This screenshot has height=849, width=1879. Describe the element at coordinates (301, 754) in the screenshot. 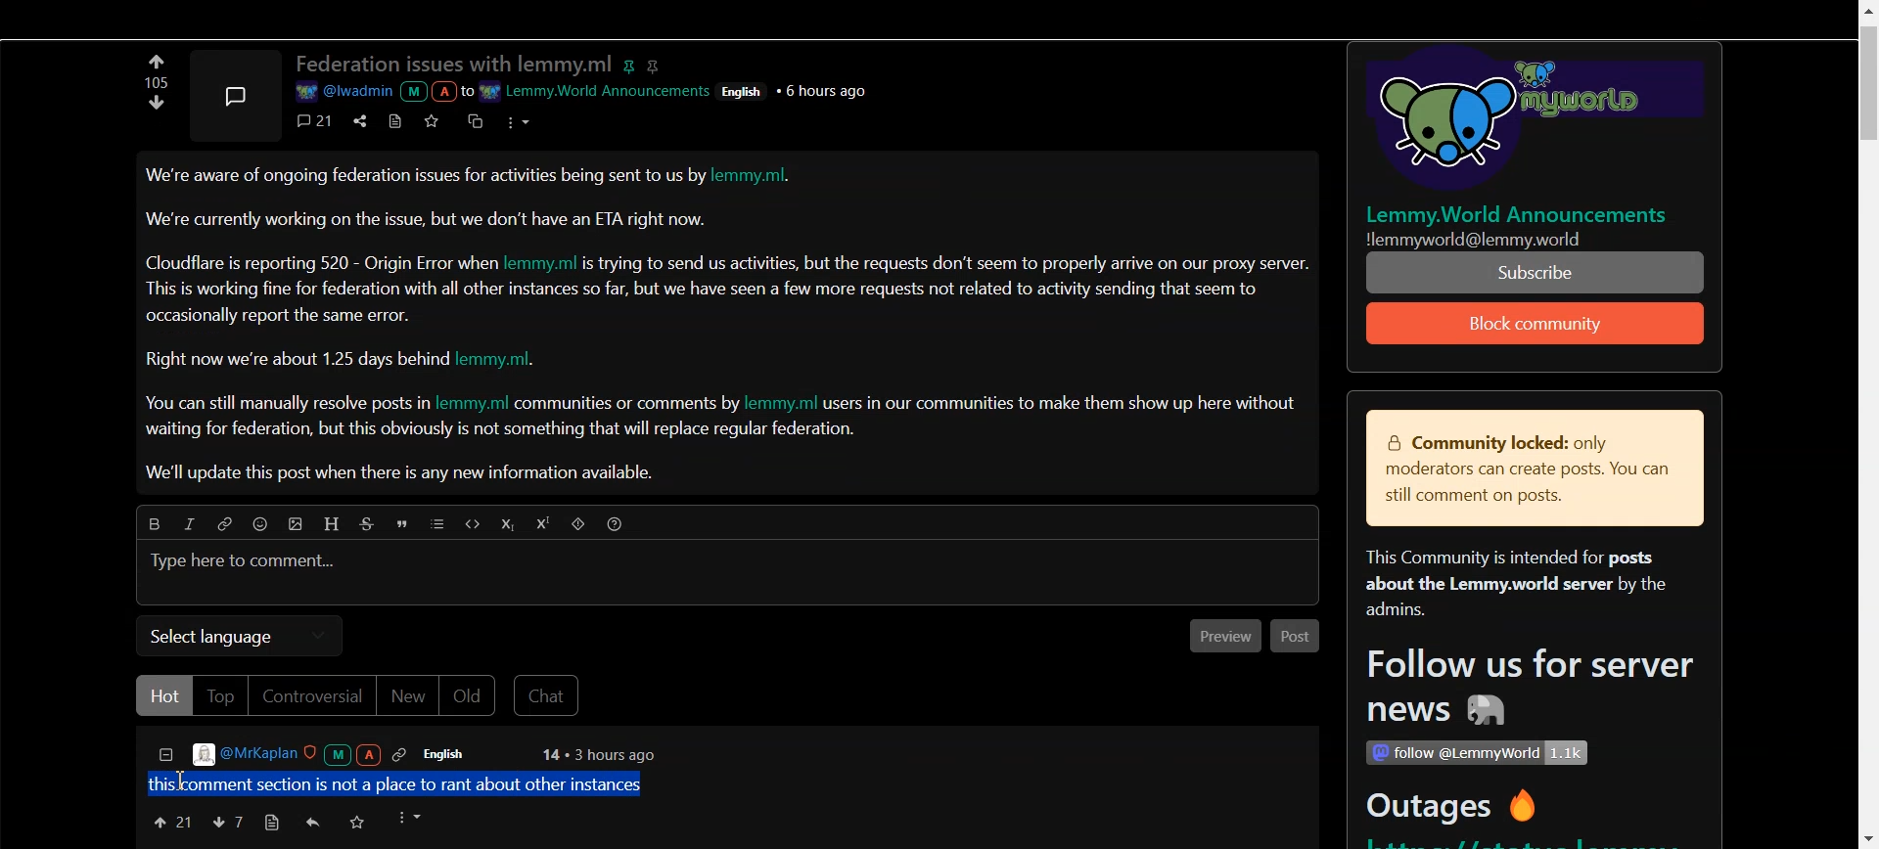

I see `@MrKaplan` at that location.